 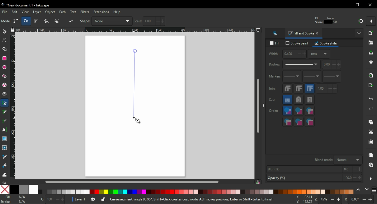 I want to click on width, so click(x=287, y=54).